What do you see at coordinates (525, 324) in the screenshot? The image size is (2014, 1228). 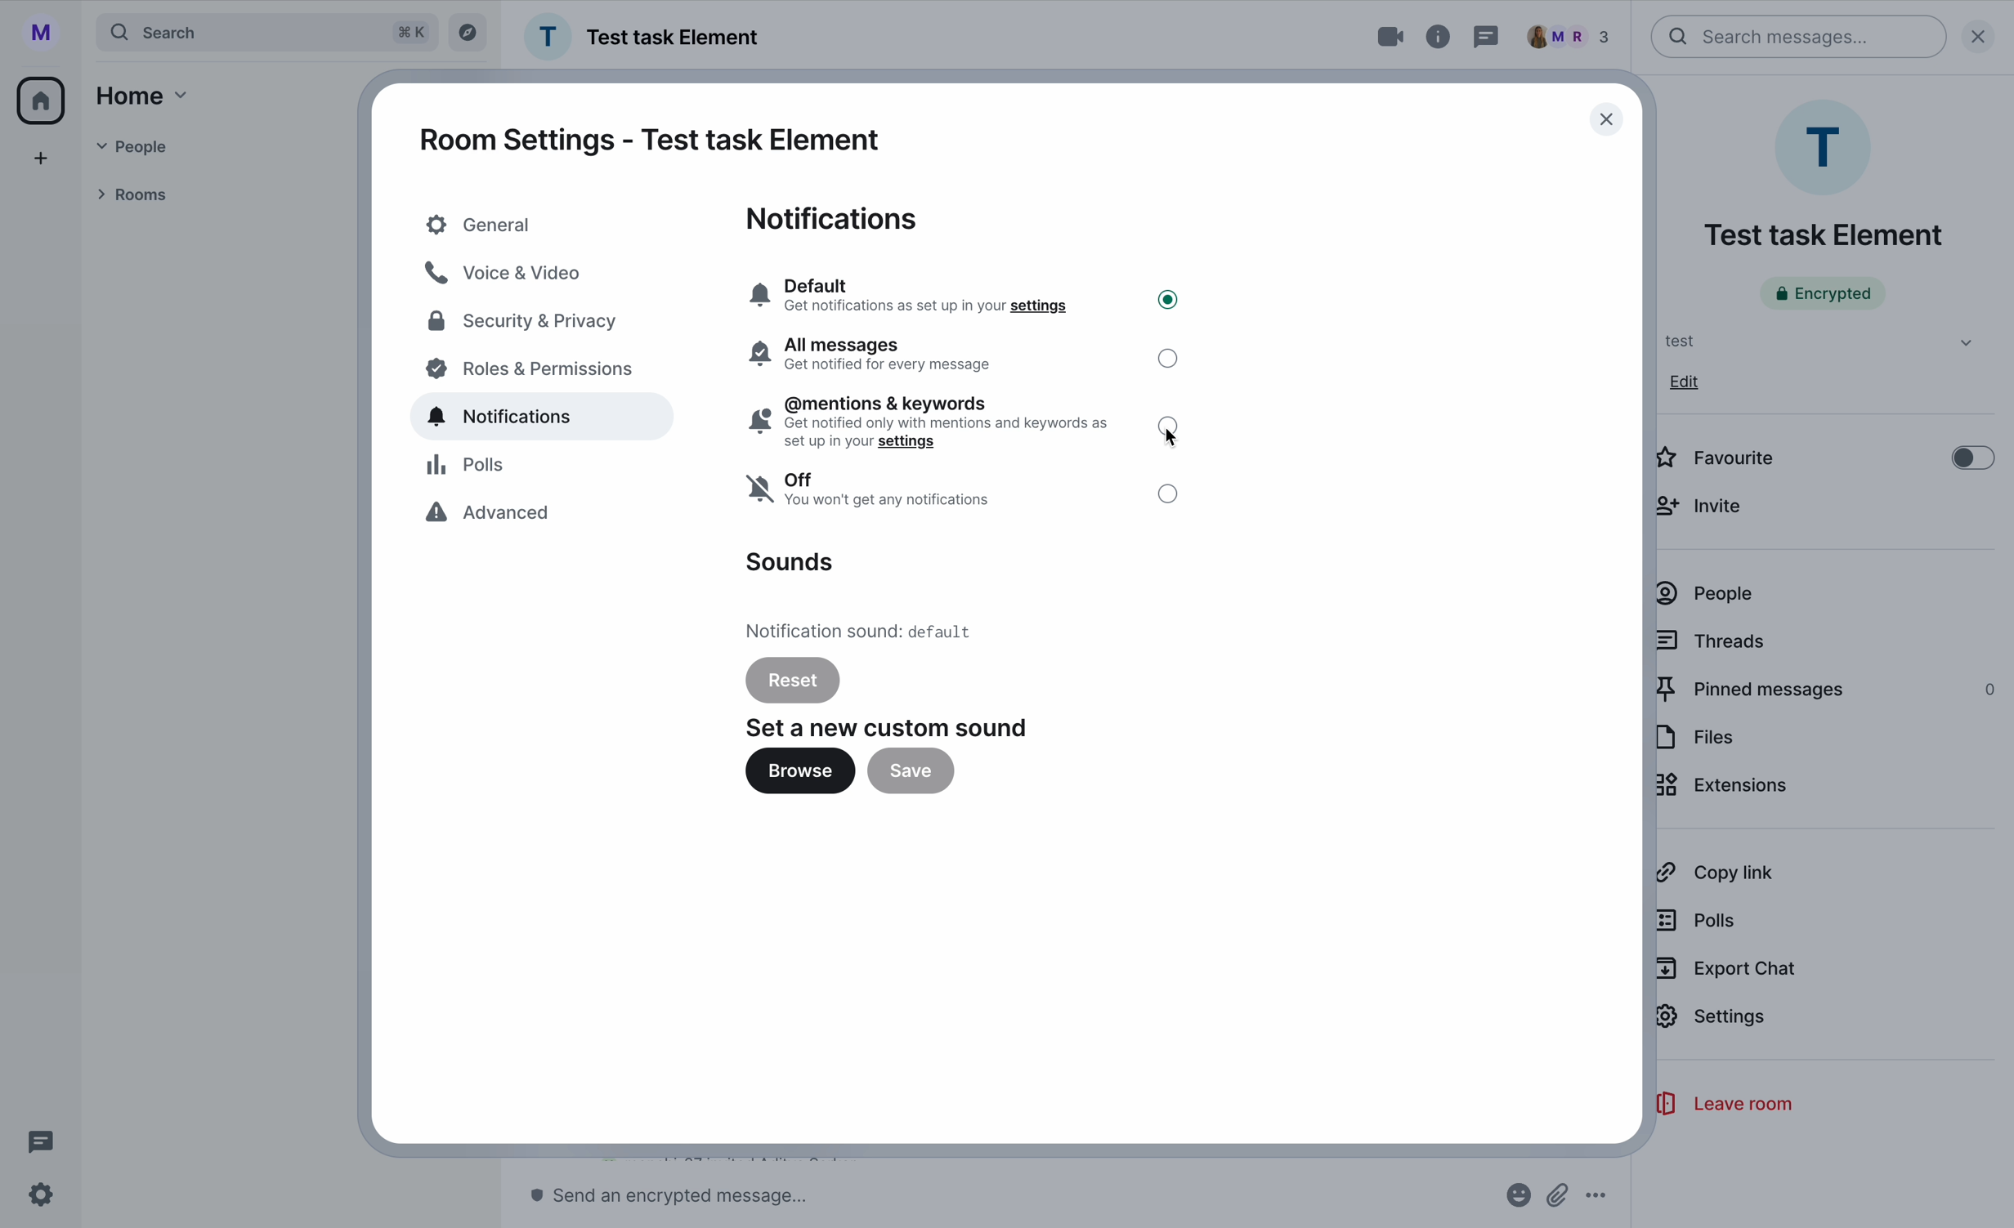 I see `security and privacy` at bounding box center [525, 324].